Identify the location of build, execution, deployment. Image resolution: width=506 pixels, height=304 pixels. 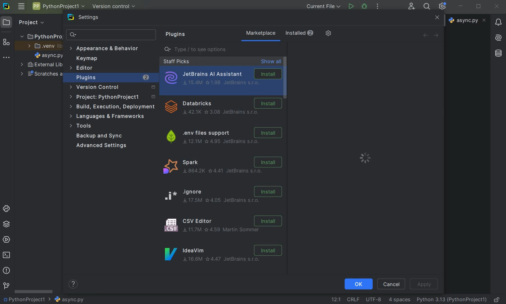
(113, 107).